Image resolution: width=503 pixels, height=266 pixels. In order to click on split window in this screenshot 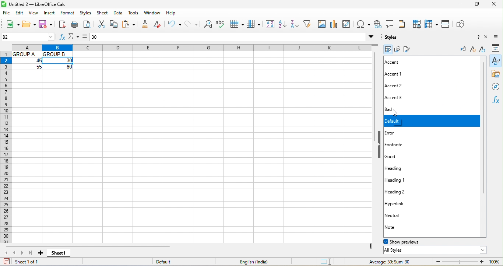, I will do `click(446, 25)`.